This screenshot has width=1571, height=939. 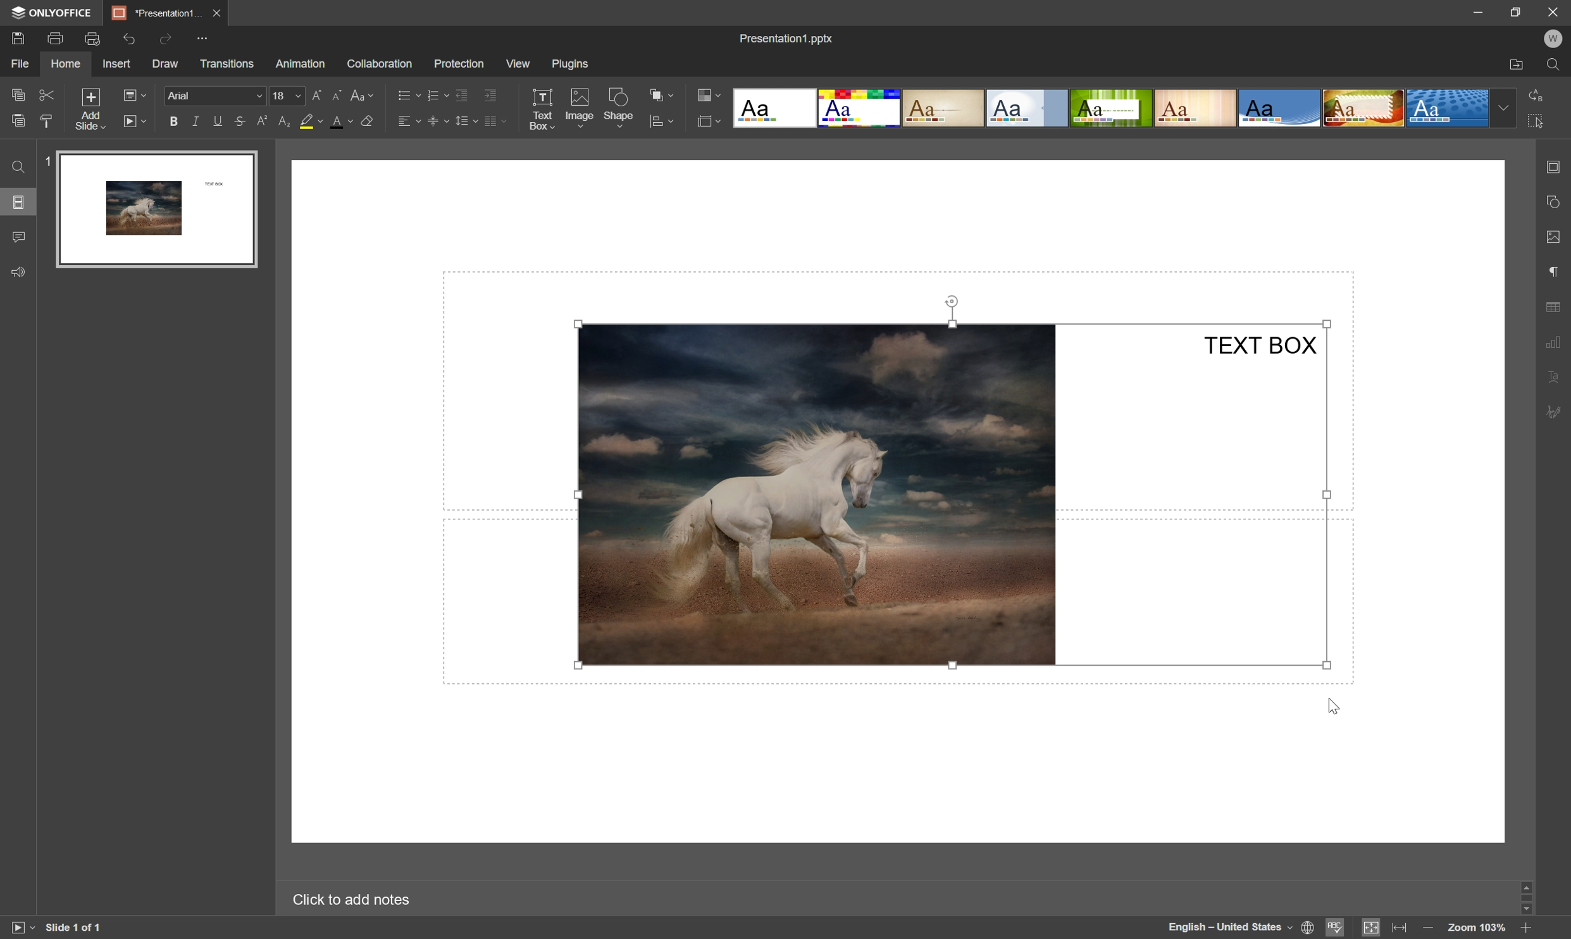 What do you see at coordinates (89, 108) in the screenshot?
I see `add slide` at bounding box center [89, 108].